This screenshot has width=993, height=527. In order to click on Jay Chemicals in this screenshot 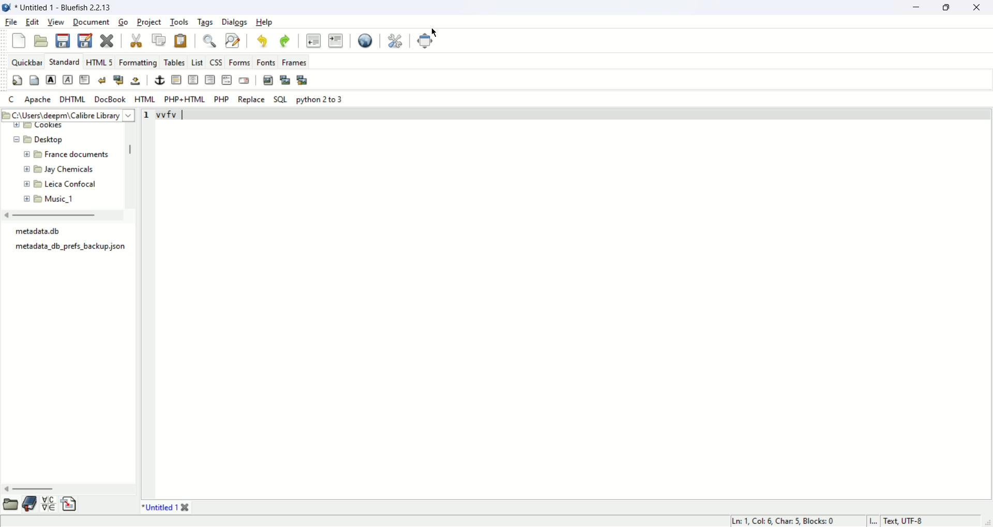, I will do `click(71, 169)`.